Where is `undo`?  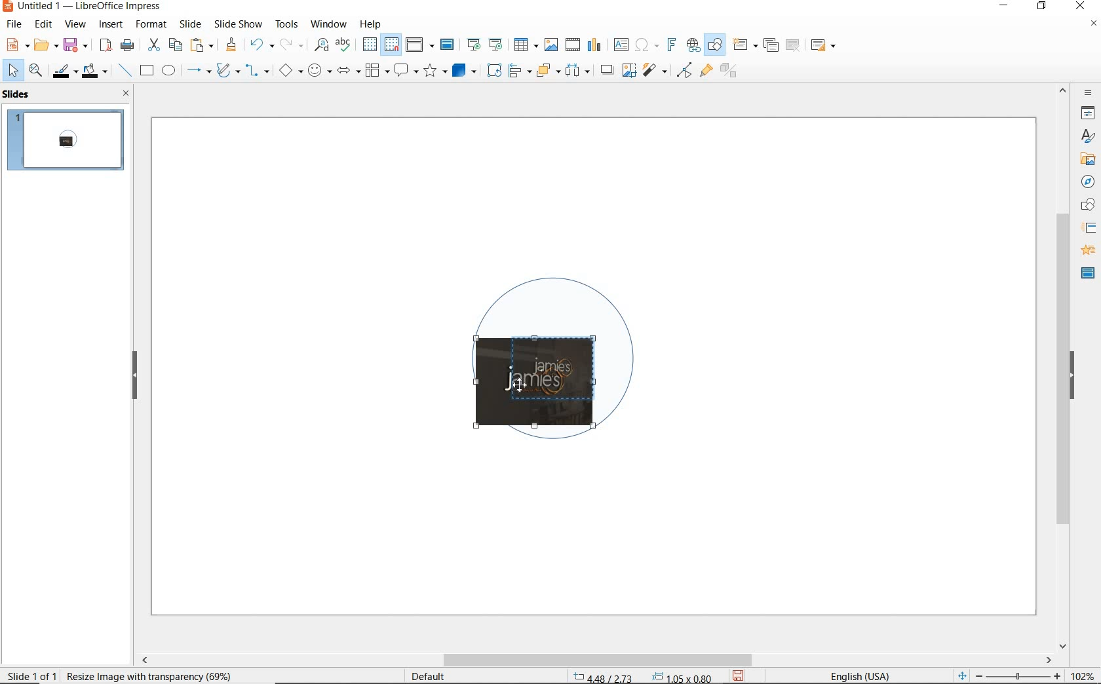
undo is located at coordinates (260, 46).